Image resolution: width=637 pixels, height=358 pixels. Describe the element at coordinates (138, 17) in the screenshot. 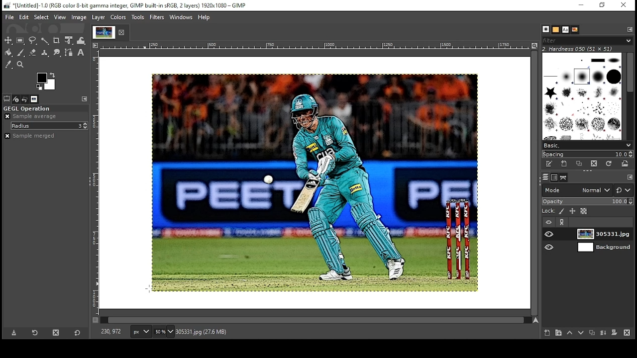

I see `tools` at that location.